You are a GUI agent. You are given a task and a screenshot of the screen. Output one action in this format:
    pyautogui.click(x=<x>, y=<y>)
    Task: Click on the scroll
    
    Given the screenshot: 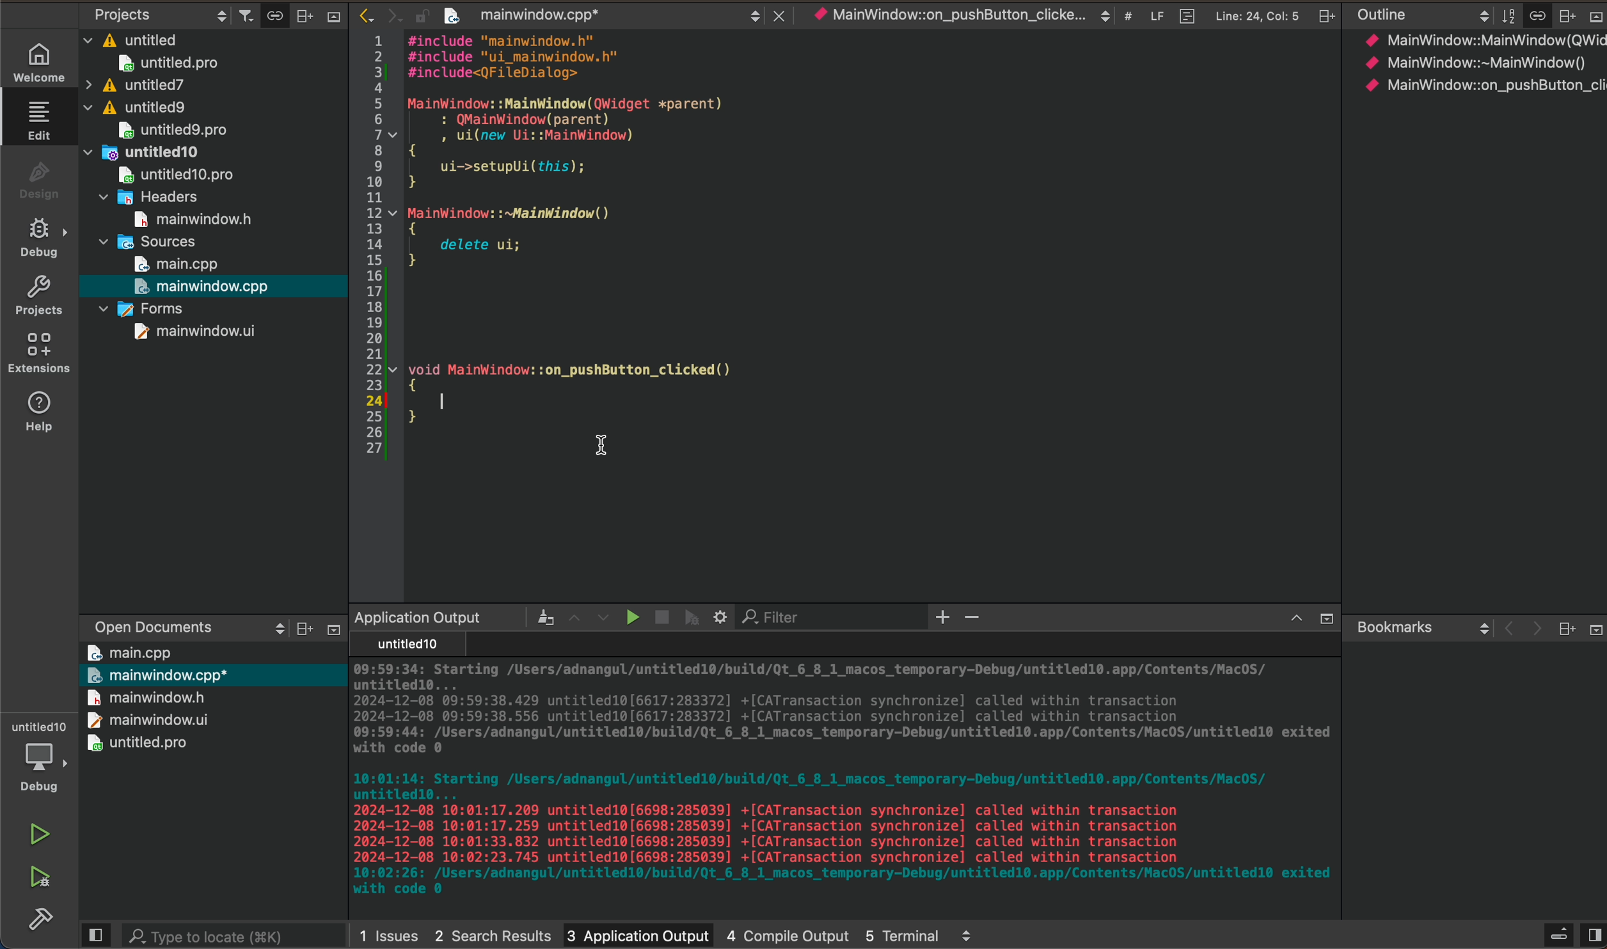 What is the action you would take?
    pyautogui.click(x=267, y=628)
    